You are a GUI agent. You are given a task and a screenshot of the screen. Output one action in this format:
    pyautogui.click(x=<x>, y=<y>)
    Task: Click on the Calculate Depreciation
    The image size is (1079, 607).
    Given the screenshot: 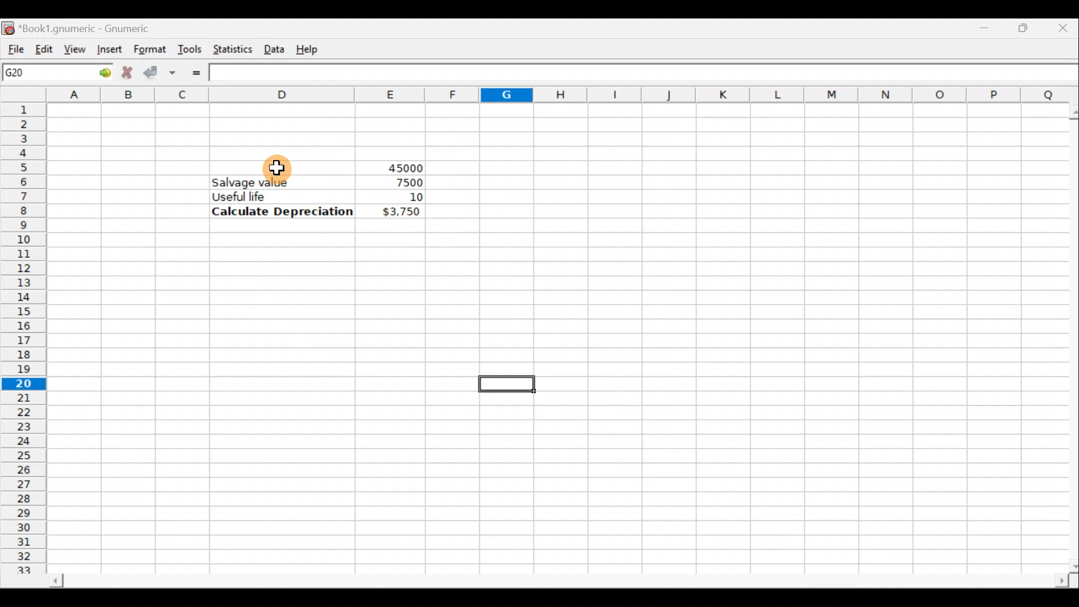 What is the action you would take?
    pyautogui.click(x=282, y=211)
    